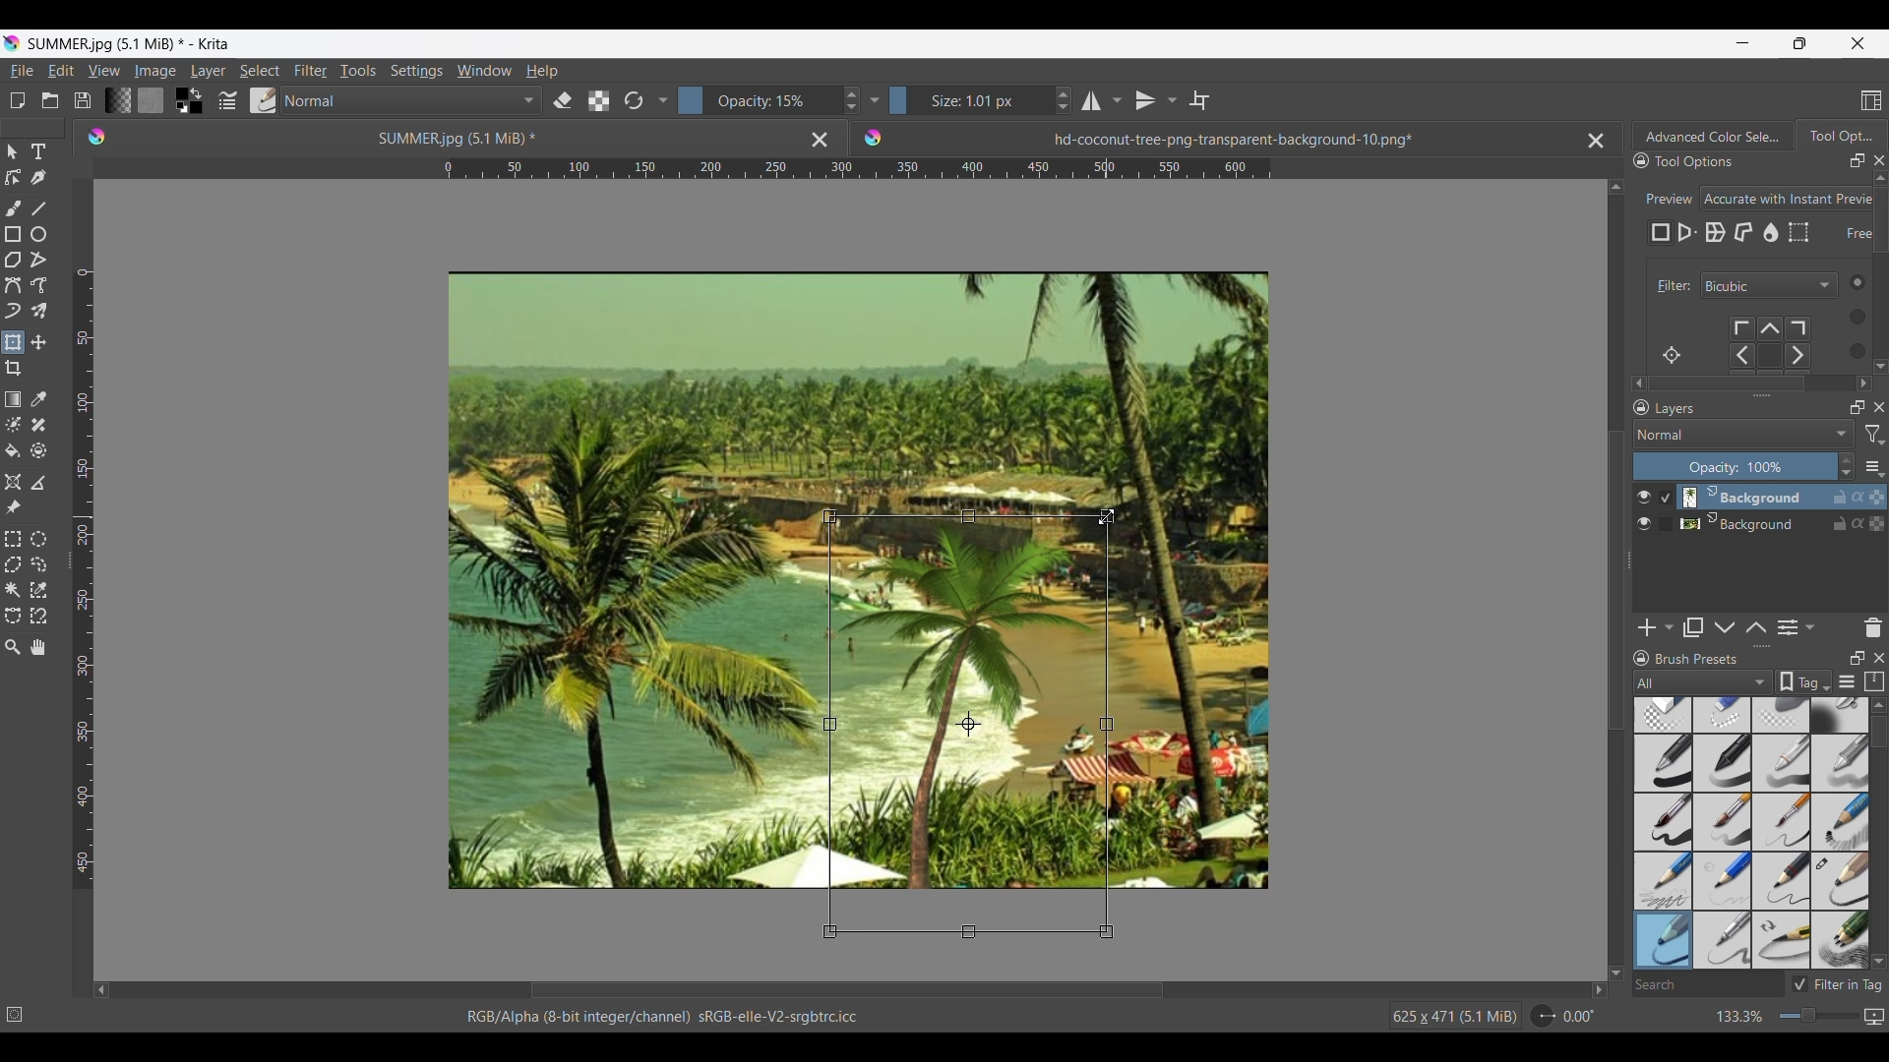 This screenshot has height=1062, width=1889. Describe the element at coordinates (1788, 199) in the screenshot. I see `Preview options` at that location.